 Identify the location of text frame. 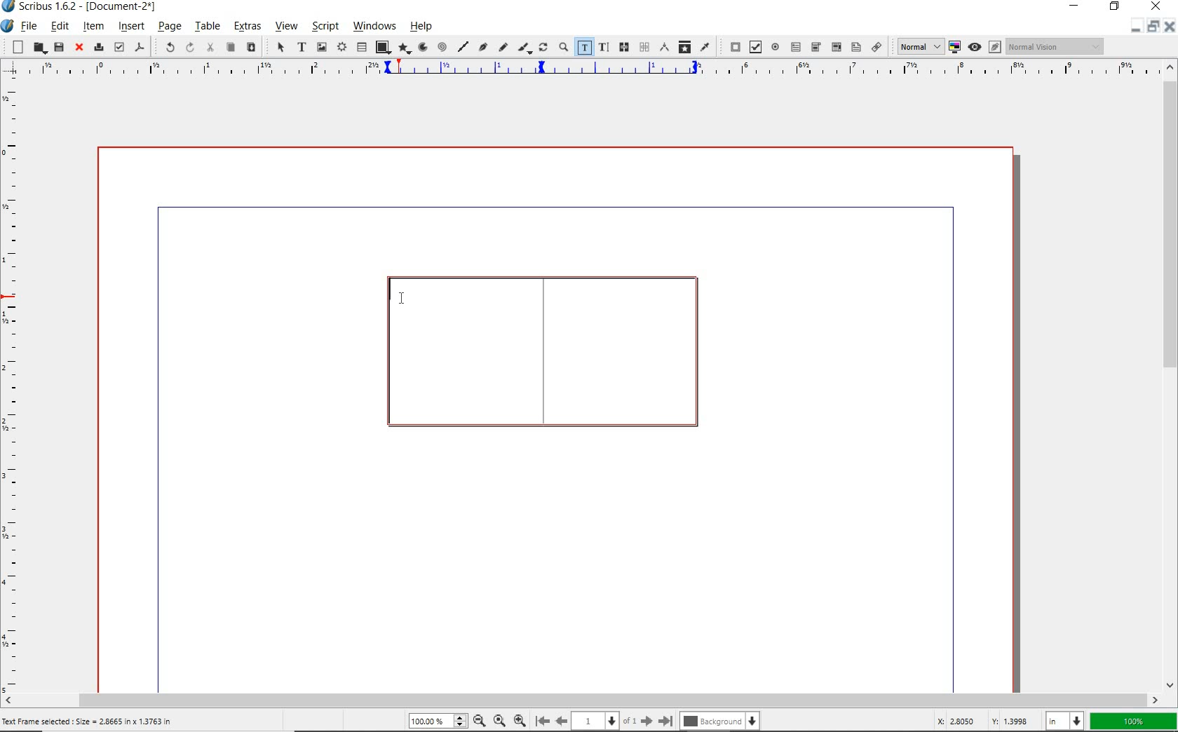
(541, 353).